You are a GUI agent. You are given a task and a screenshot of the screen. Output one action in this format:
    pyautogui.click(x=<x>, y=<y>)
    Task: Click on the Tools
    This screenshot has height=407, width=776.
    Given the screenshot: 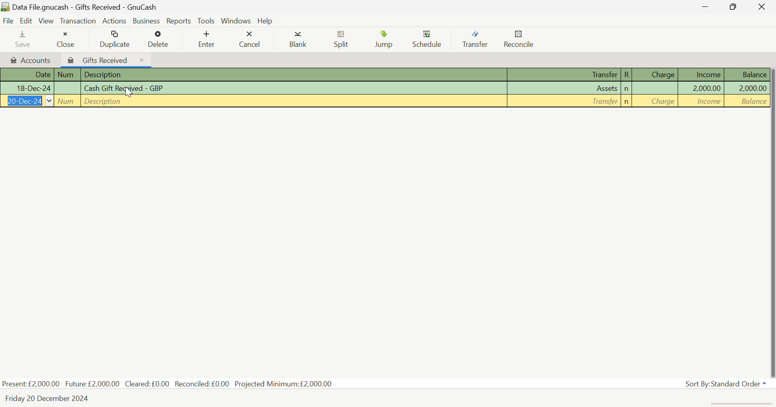 What is the action you would take?
    pyautogui.click(x=207, y=21)
    